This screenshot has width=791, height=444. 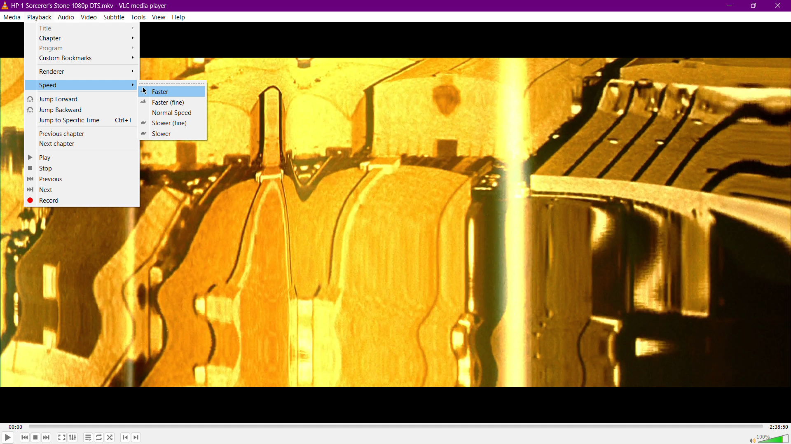 What do you see at coordinates (82, 144) in the screenshot?
I see `Next Chapter` at bounding box center [82, 144].